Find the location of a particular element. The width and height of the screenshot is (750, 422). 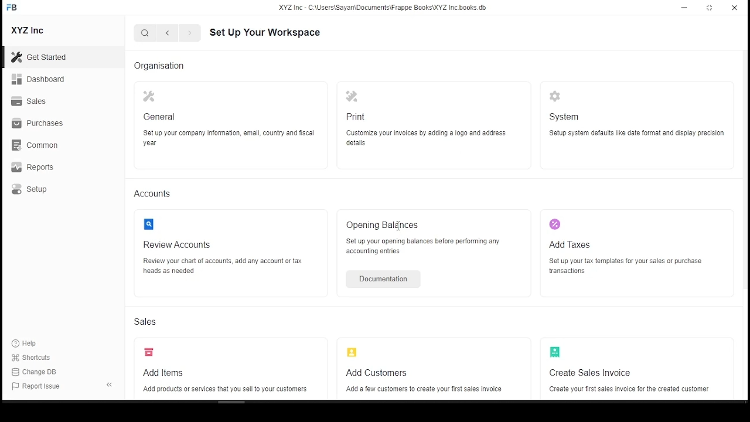

logo is located at coordinates (149, 96).